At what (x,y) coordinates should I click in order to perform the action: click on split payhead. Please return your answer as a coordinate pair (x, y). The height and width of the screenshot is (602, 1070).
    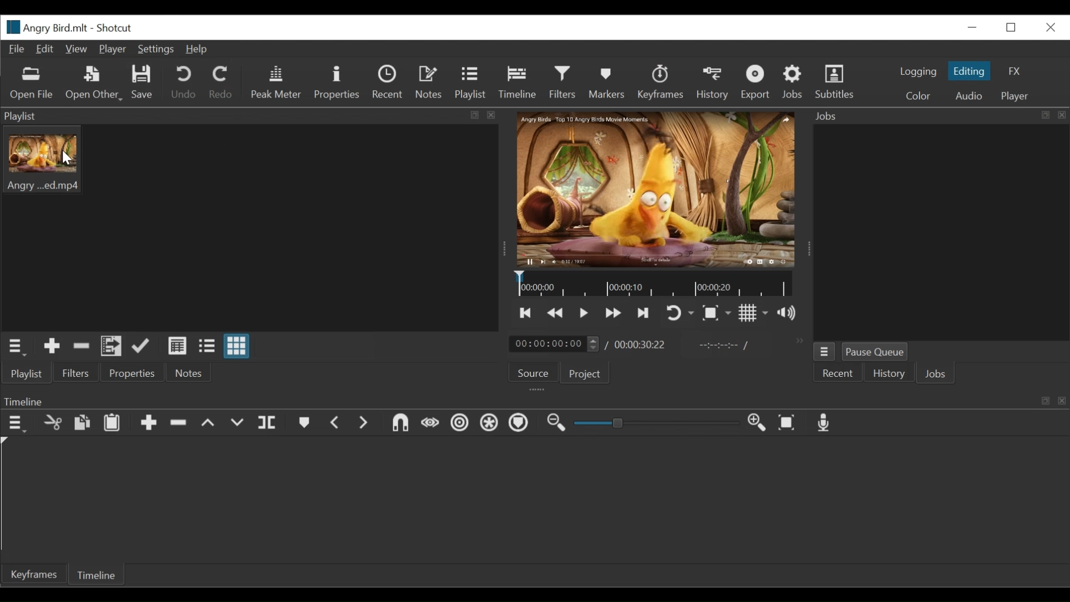
    Looking at the image, I should click on (267, 423).